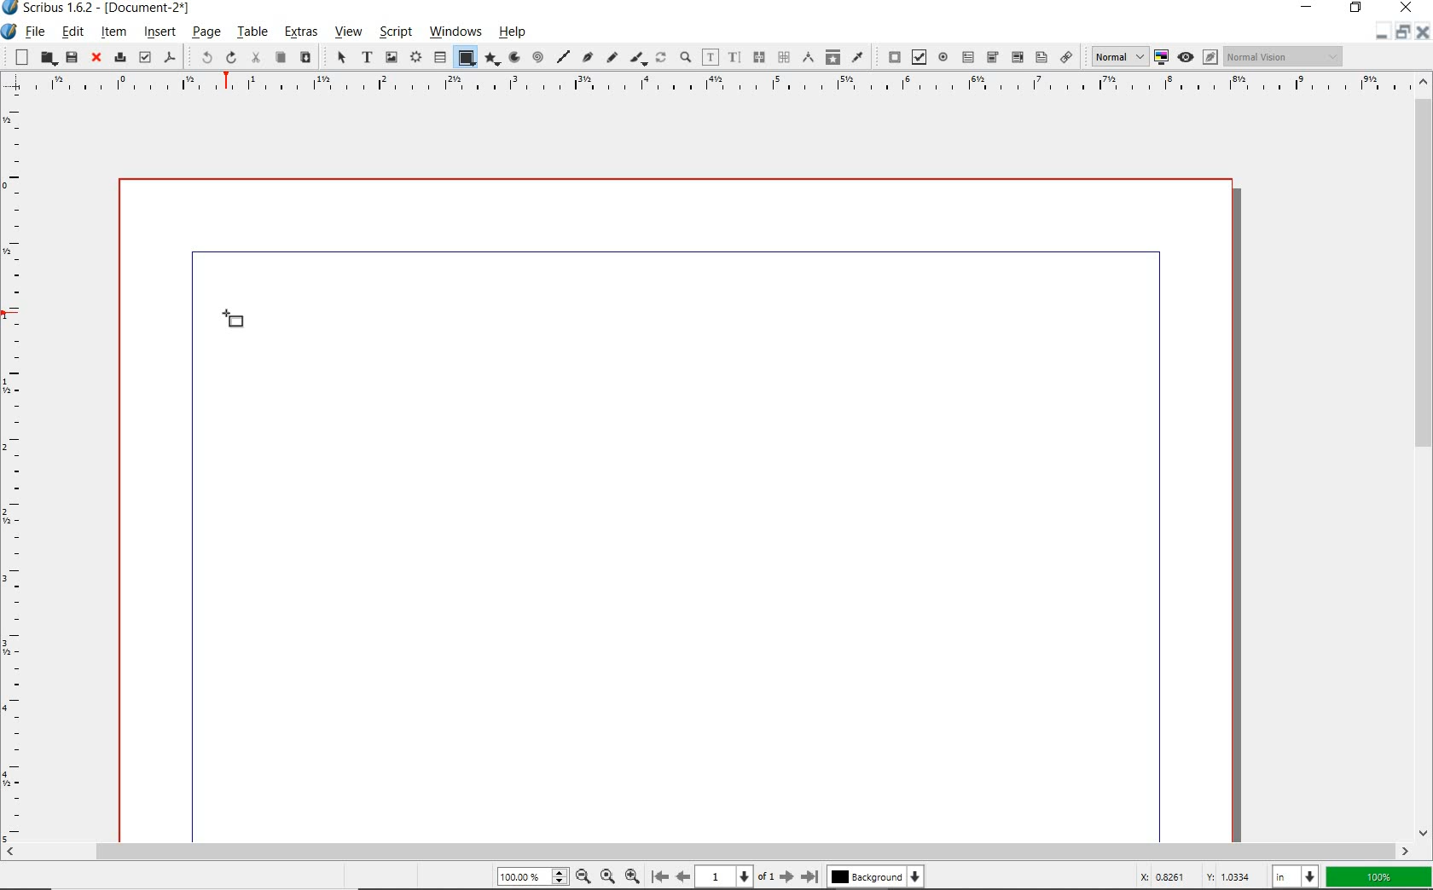  Describe the element at coordinates (98, 8) in the screenshot. I see `system name` at that location.